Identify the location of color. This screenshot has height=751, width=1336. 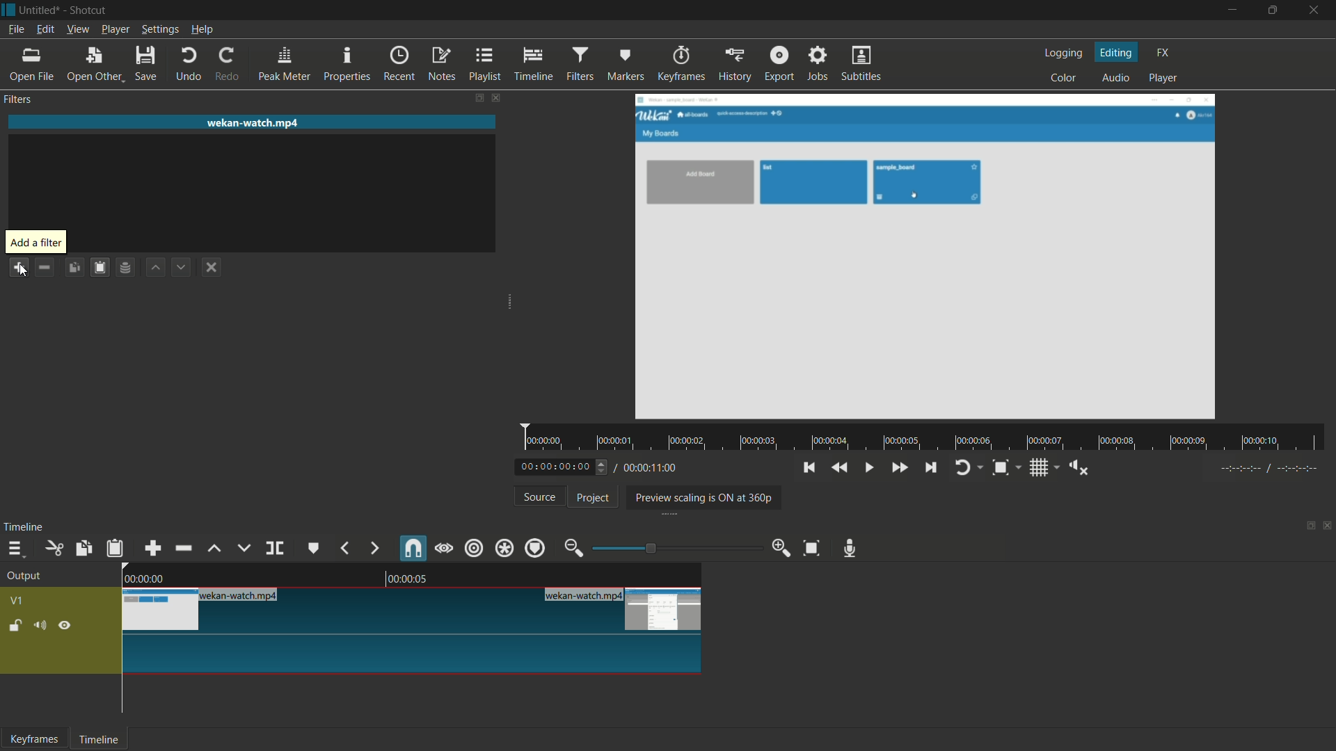
(1064, 79).